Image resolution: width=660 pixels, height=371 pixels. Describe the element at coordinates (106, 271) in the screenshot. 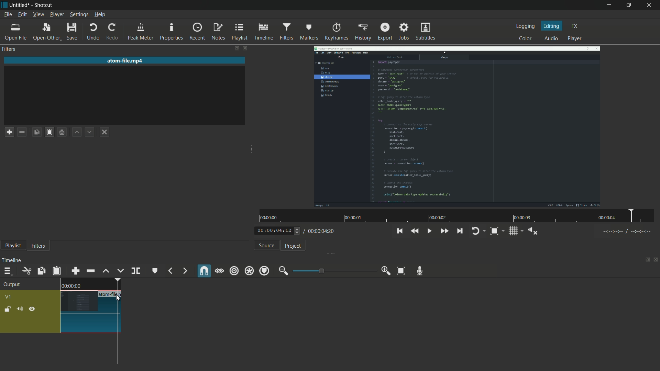

I see `lift` at that location.